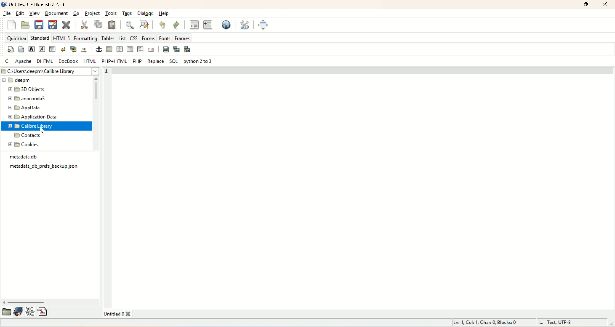  Describe the element at coordinates (485, 322) in the screenshot. I see `ln, col, char, blocks` at that location.